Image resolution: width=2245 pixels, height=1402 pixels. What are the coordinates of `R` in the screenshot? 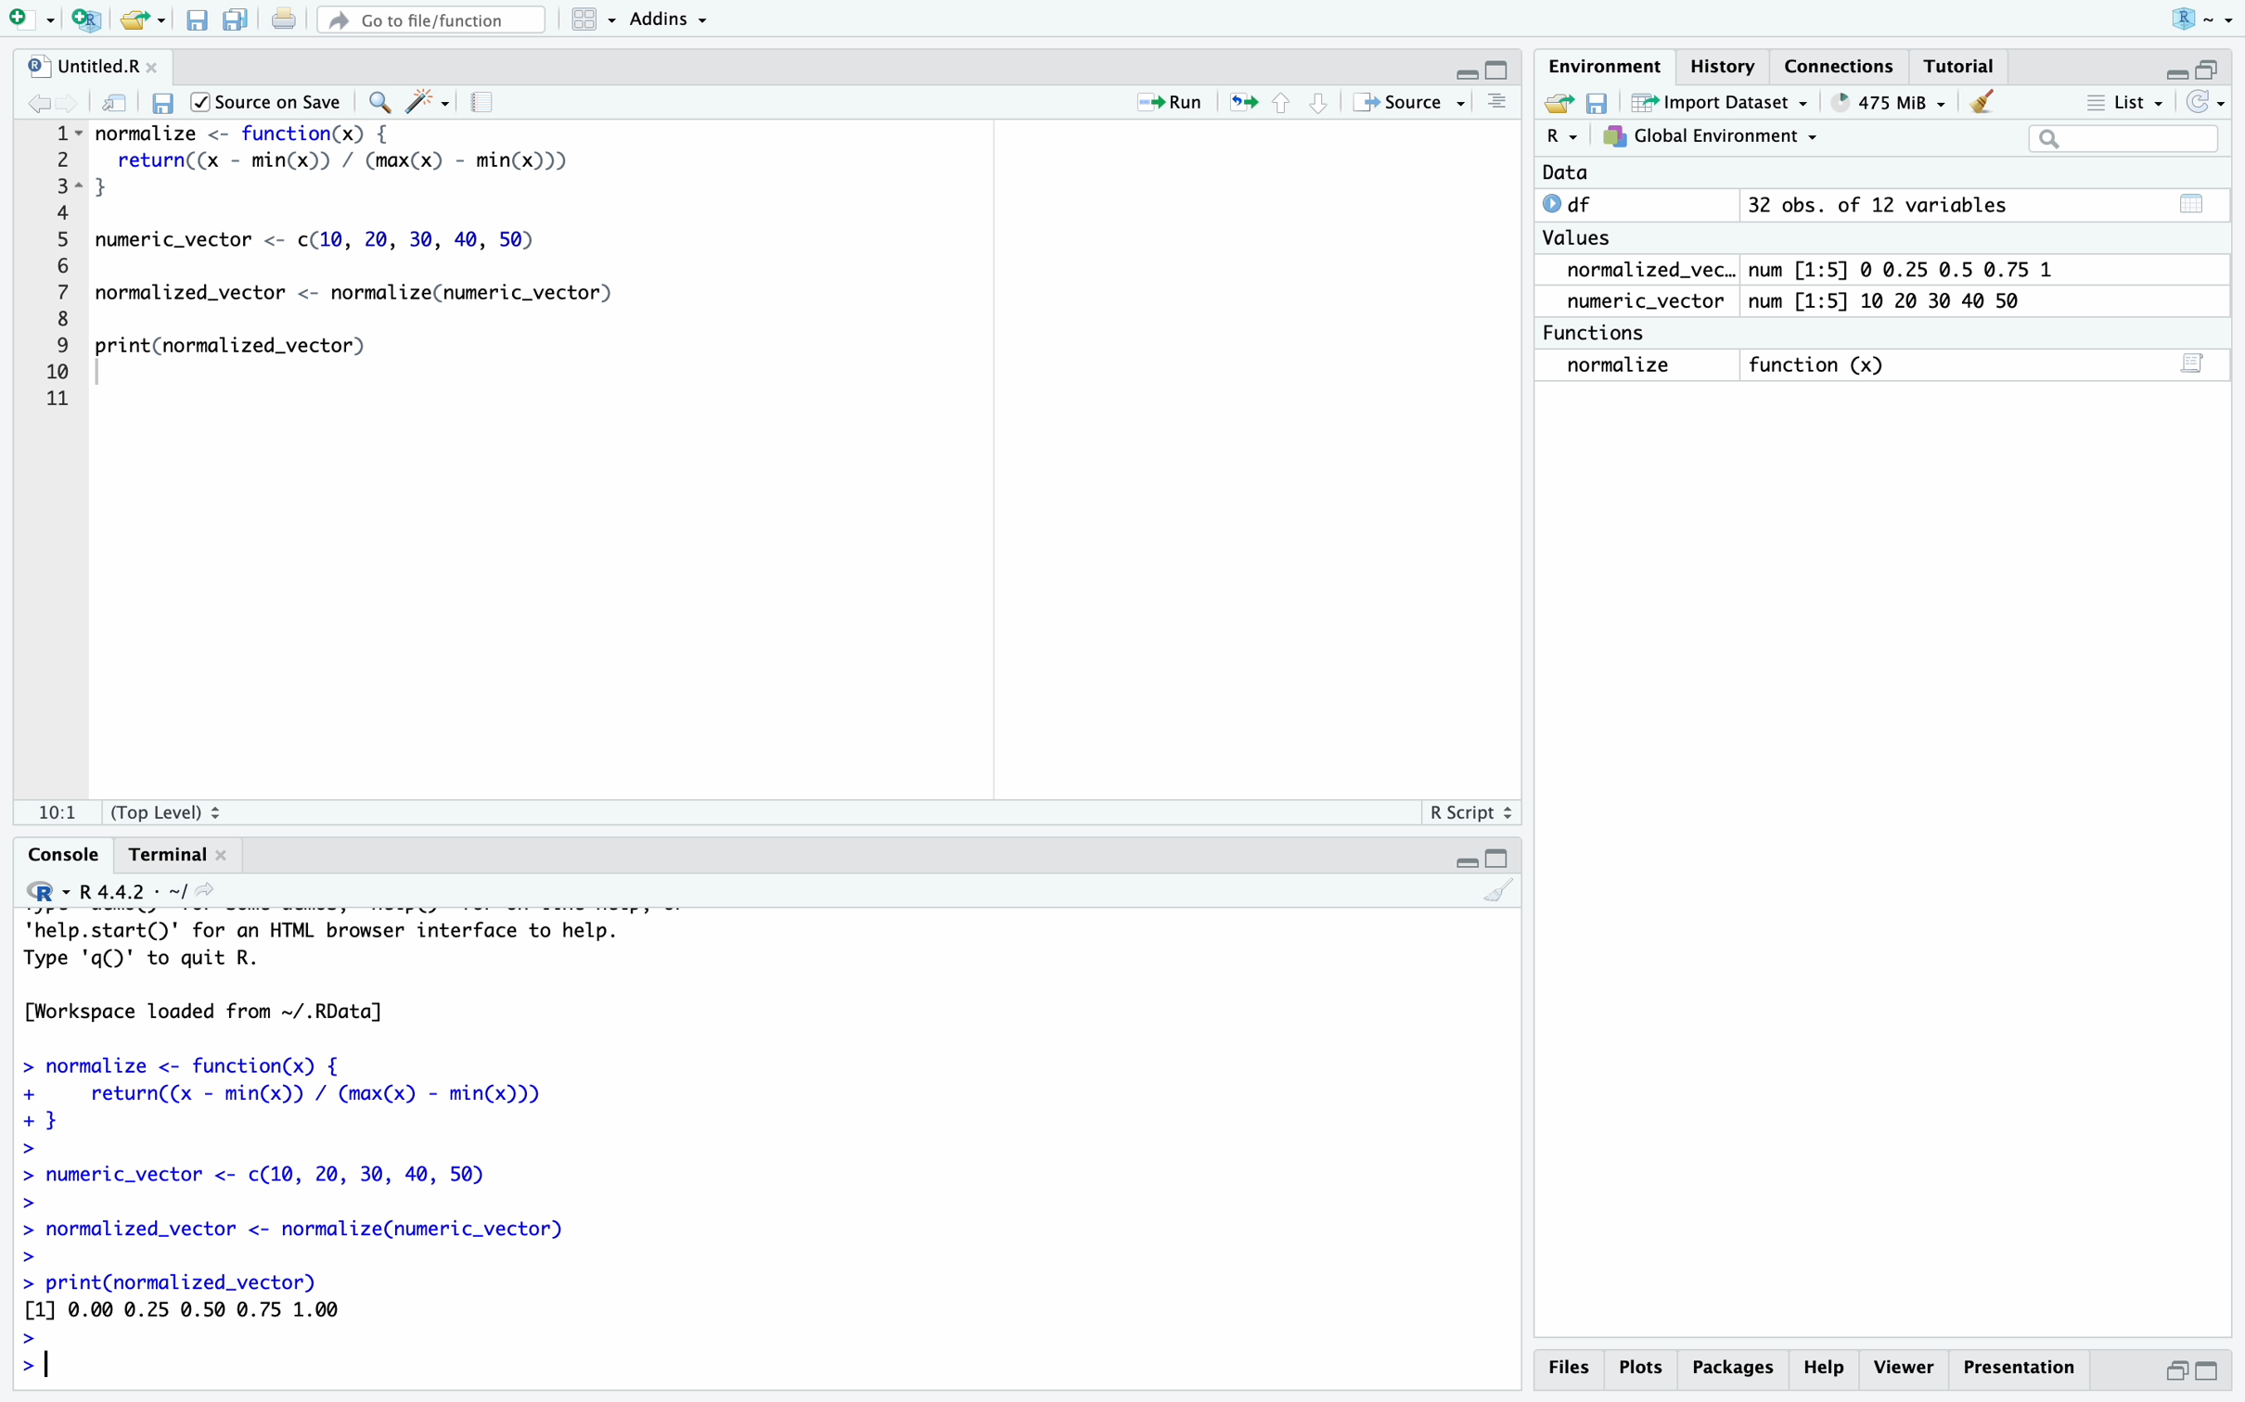 It's located at (1562, 140).